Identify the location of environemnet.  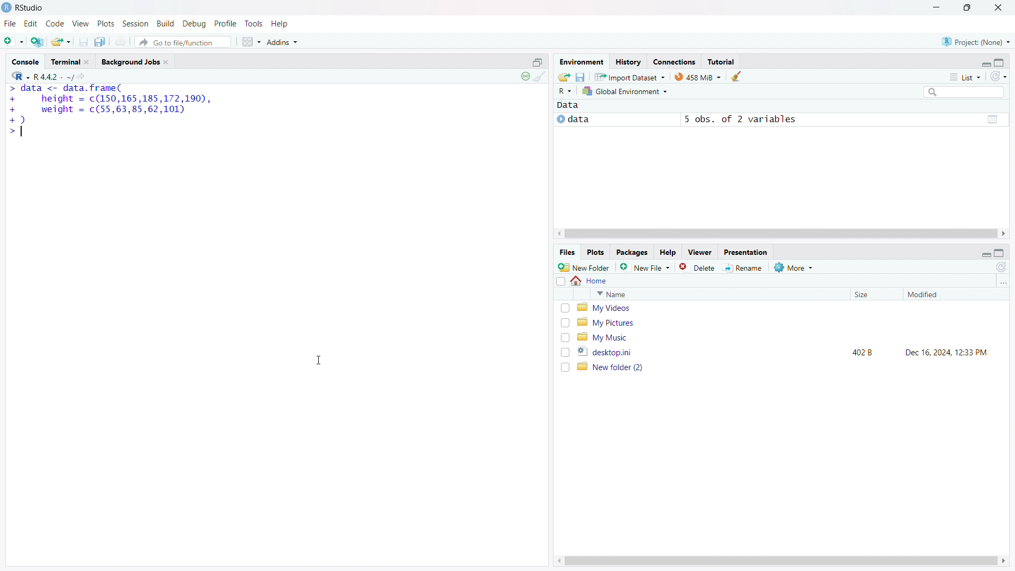
(580, 60).